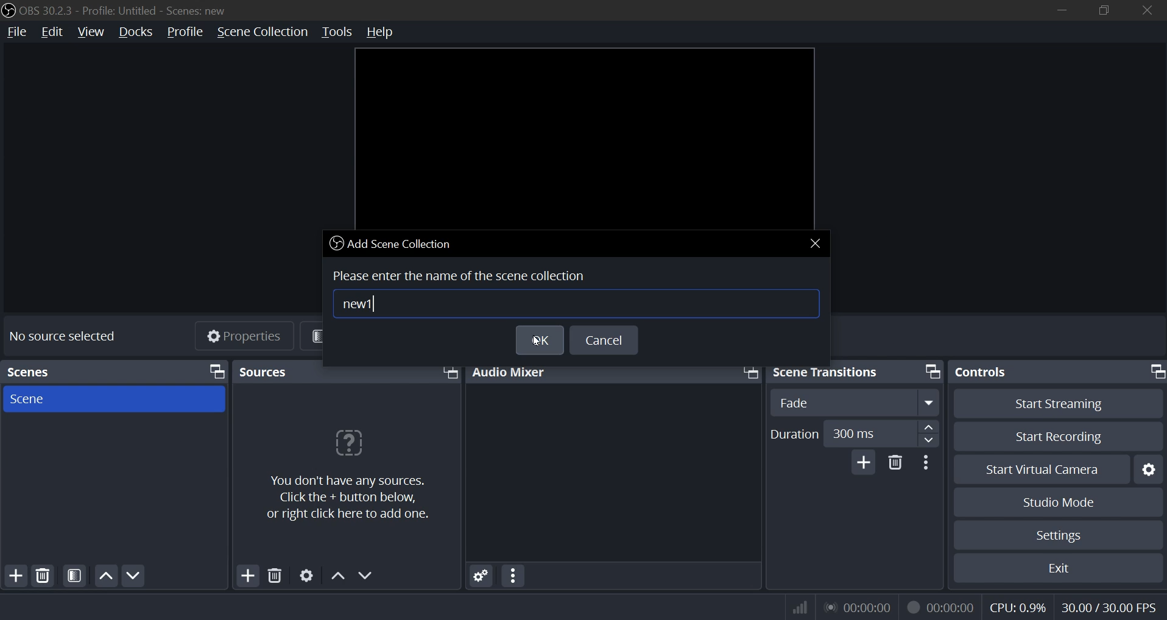 The height and width of the screenshot is (620, 1167). What do you see at coordinates (16, 32) in the screenshot?
I see `file` at bounding box center [16, 32].